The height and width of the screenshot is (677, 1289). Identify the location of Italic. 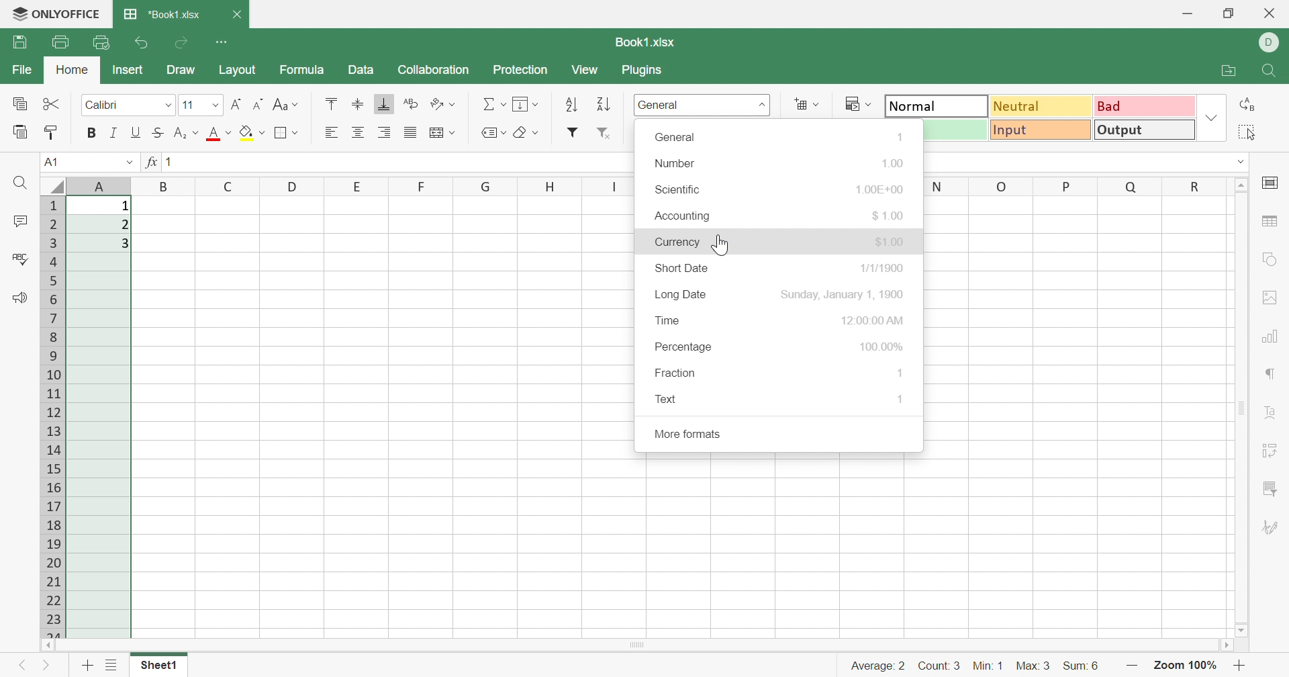
(112, 133).